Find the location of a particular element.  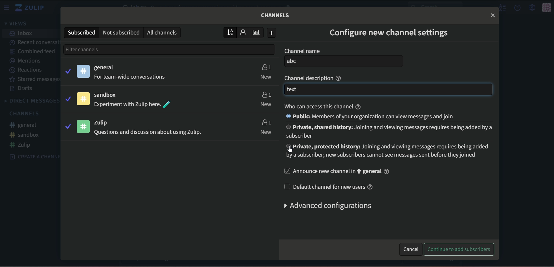

default channel for new users is located at coordinates (331, 187).